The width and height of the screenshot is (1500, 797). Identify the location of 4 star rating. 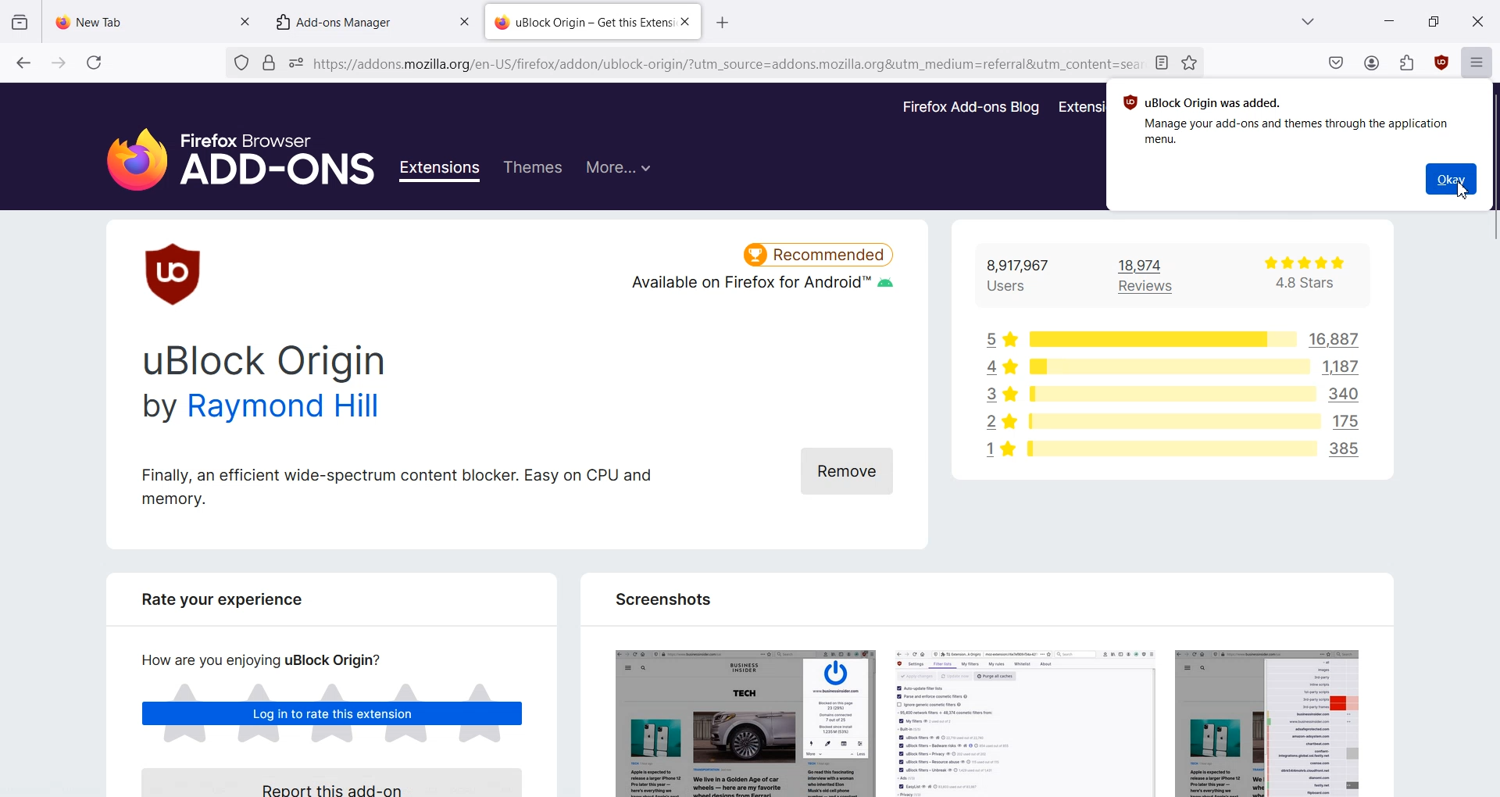
(993, 366).